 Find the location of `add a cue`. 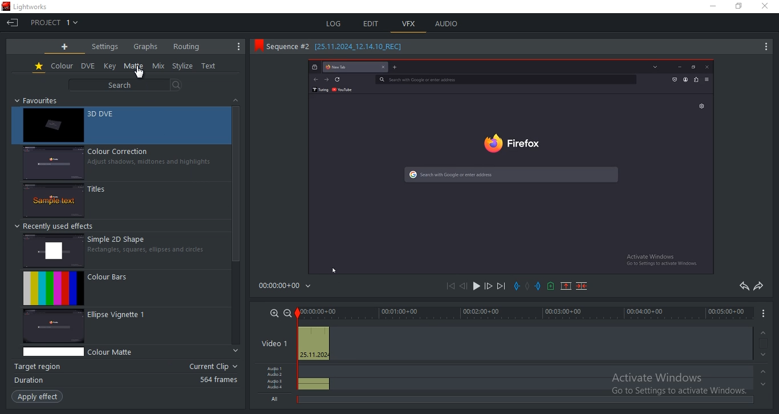

add a cue is located at coordinates (550, 287).